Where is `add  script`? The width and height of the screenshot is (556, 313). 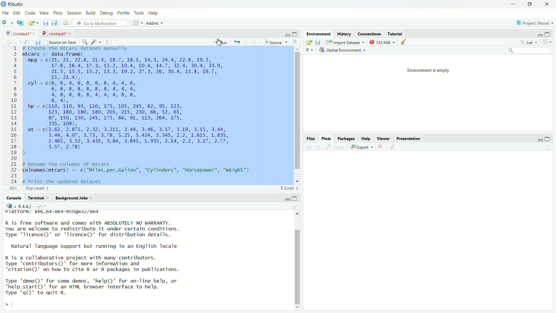
add  script is located at coordinates (20, 25).